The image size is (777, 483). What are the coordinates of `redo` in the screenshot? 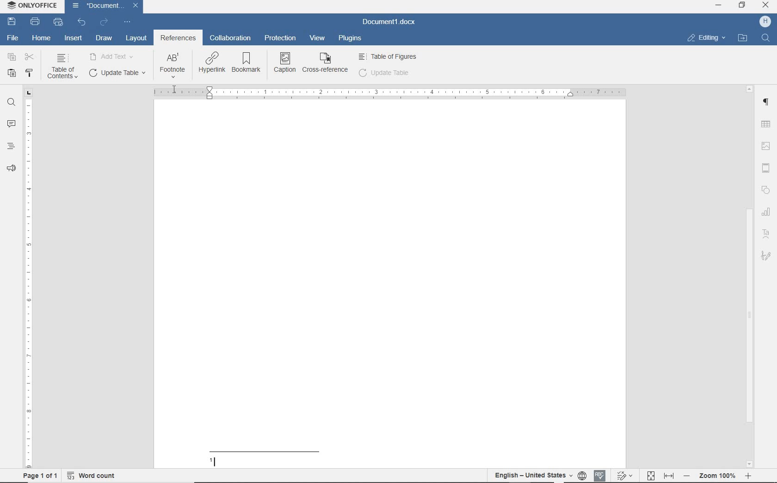 It's located at (104, 23).